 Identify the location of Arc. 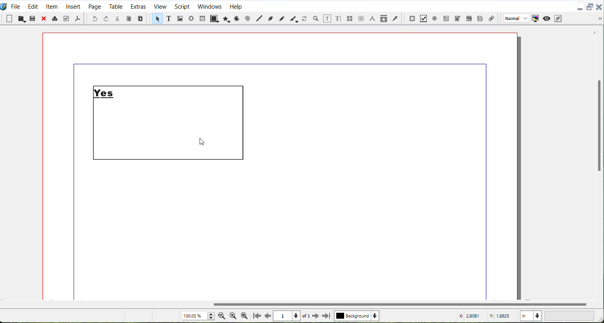
(237, 18).